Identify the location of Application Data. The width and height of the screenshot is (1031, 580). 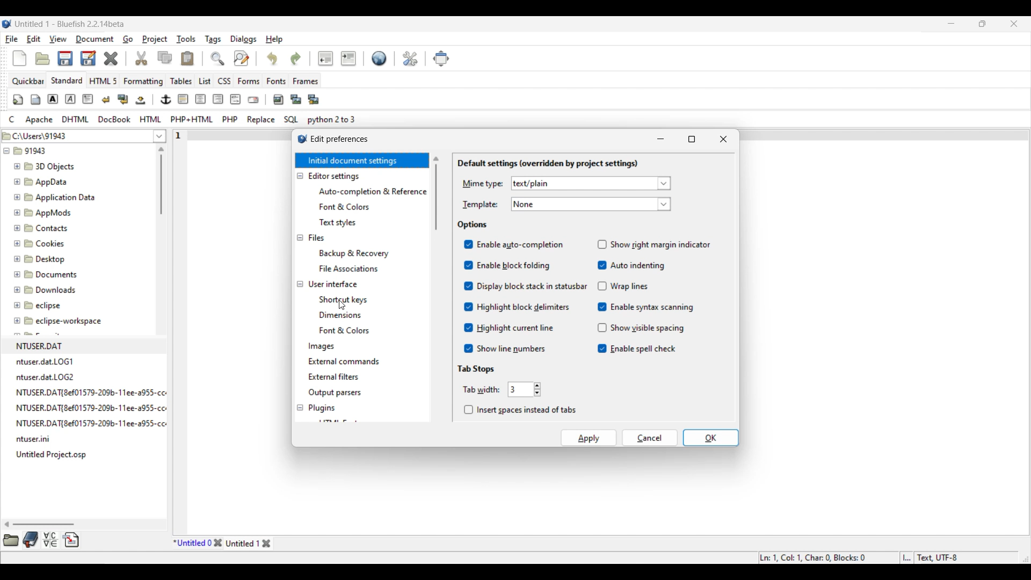
(54, 195).